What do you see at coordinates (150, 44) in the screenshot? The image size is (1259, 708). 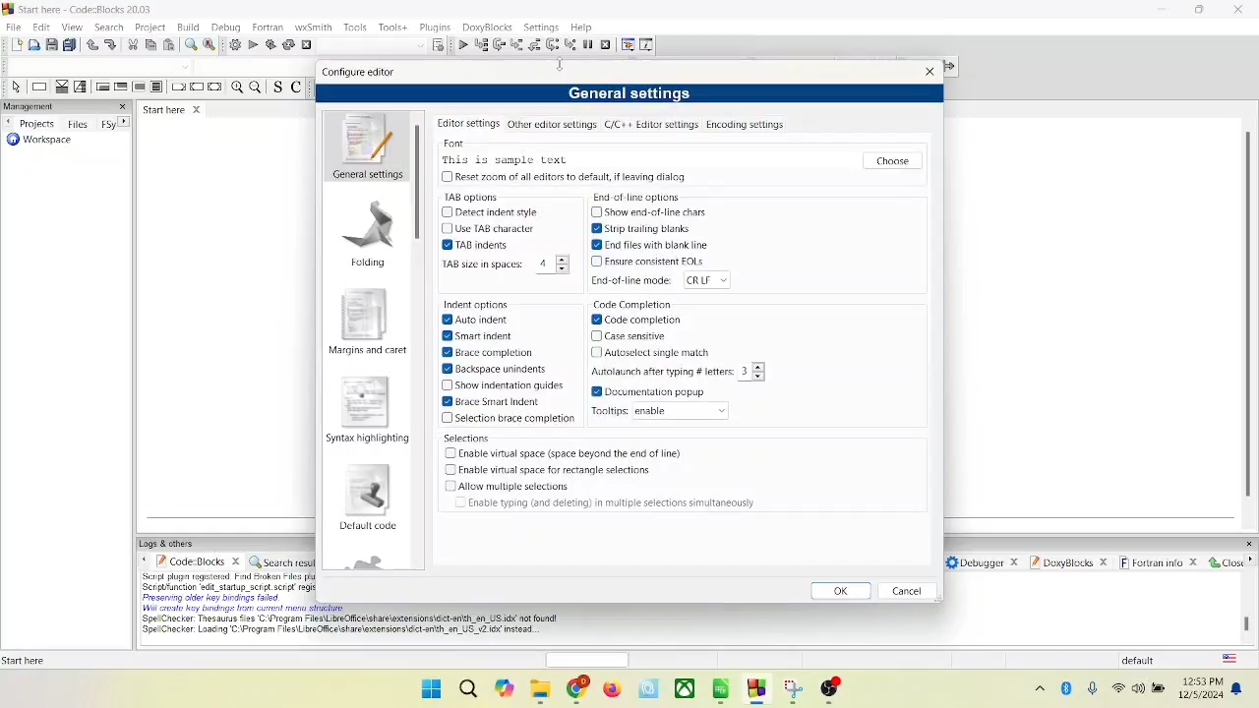 I see `copy` at bounding box center [150, 44].